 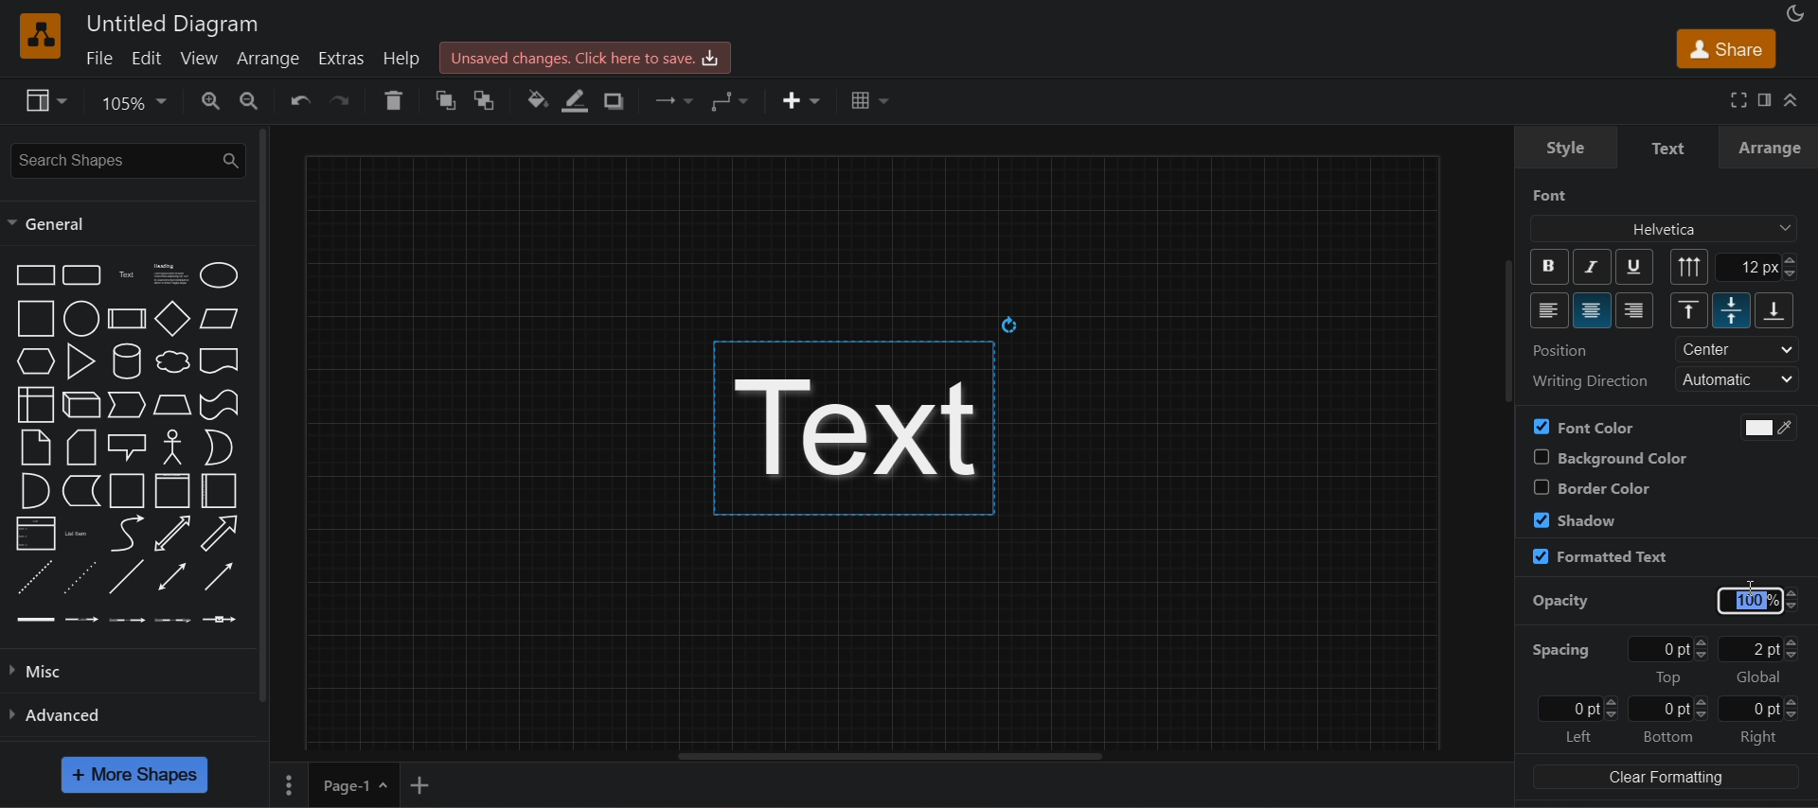 I want to click on circle, so click(x=82, y=319).